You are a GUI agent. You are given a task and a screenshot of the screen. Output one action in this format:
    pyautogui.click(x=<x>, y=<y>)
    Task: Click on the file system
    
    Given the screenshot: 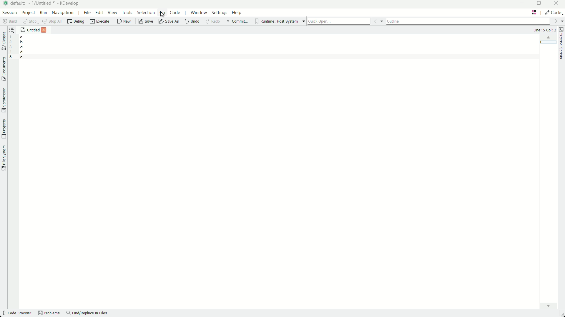 What is the action you would take?
    pyautogui.click(x=4, y=159)
    